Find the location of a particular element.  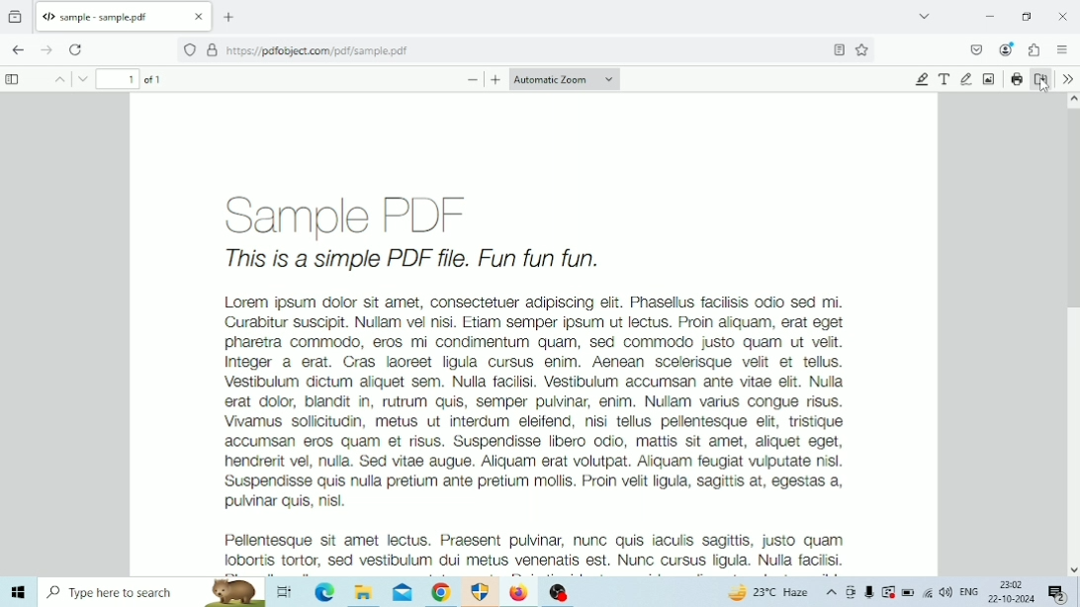

Total page number is located at coordinates (157, 79).